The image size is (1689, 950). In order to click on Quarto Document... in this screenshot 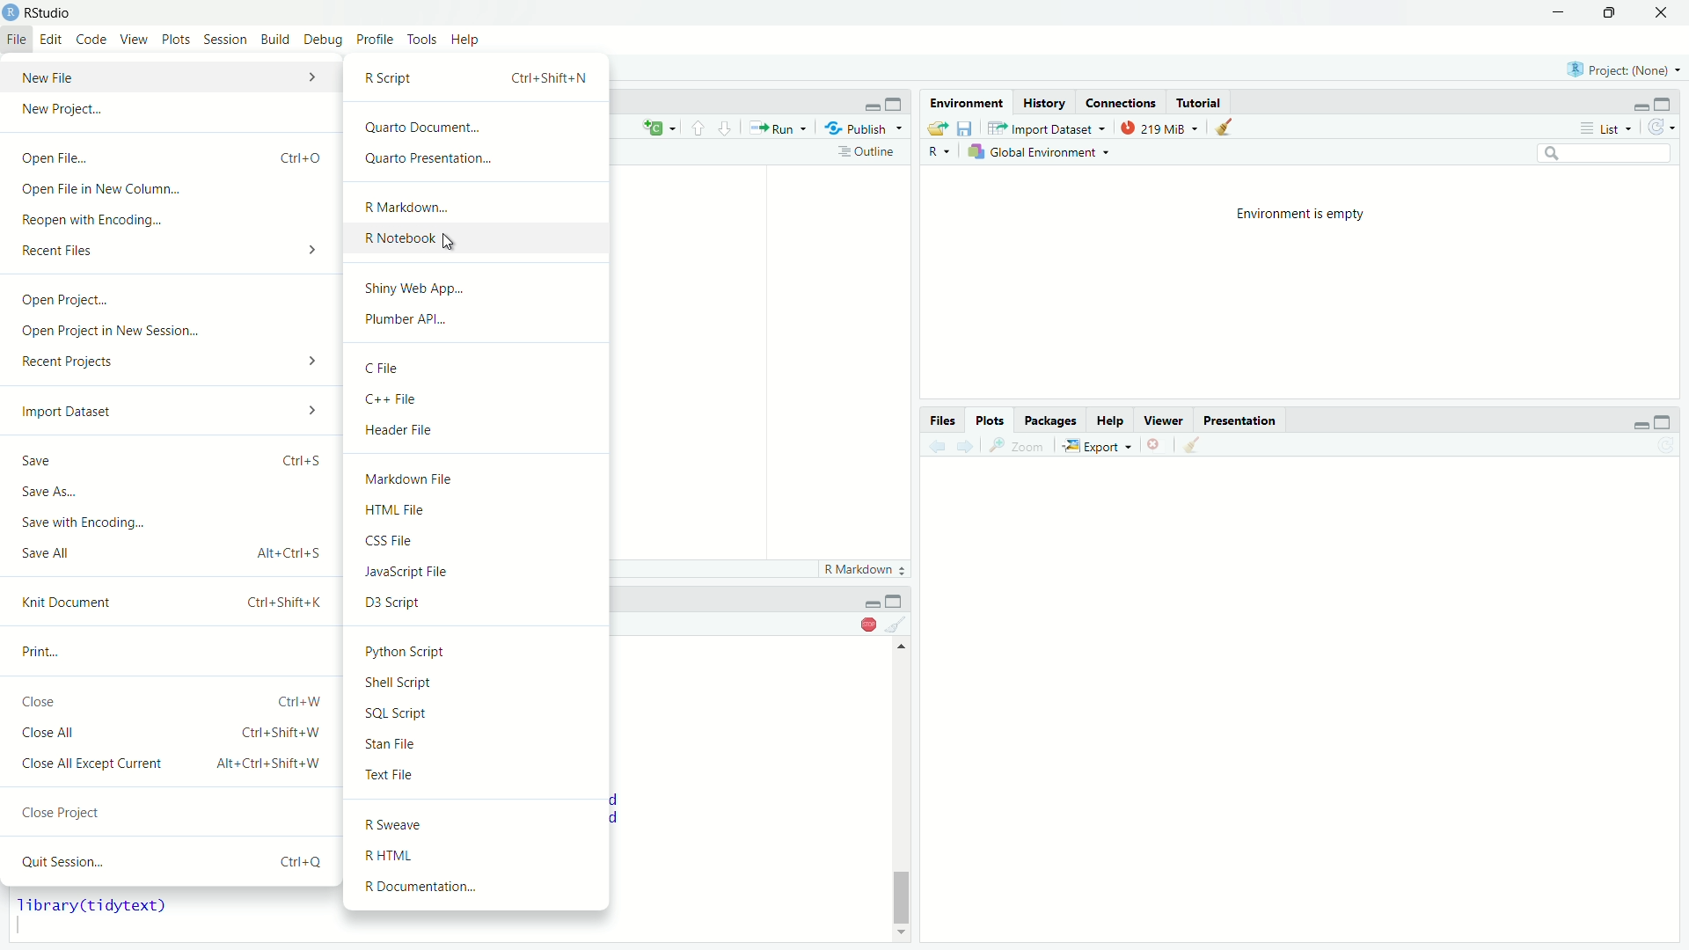, I will do `click(480, 128)`.